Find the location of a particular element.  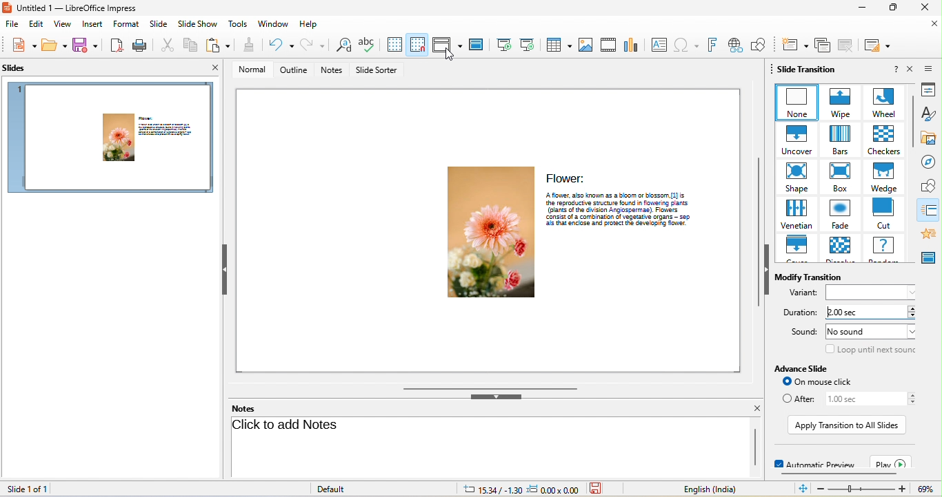

venetian is located at coordinates (795, 215).